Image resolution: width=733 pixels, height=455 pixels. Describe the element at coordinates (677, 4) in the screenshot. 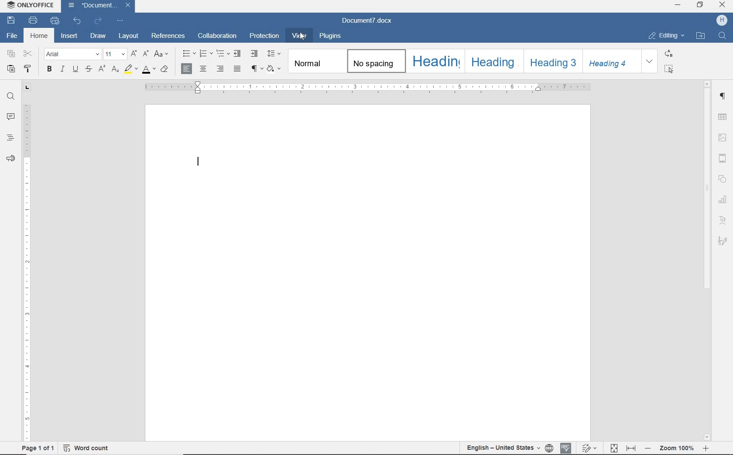

I see `MINIMIZE` at that location.